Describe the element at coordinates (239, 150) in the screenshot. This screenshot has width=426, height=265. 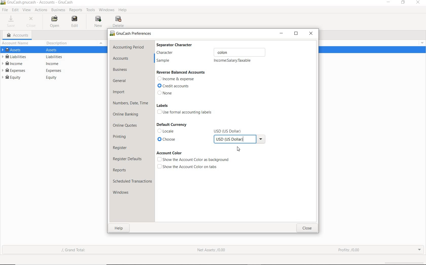
I see `Cursor` at that location.